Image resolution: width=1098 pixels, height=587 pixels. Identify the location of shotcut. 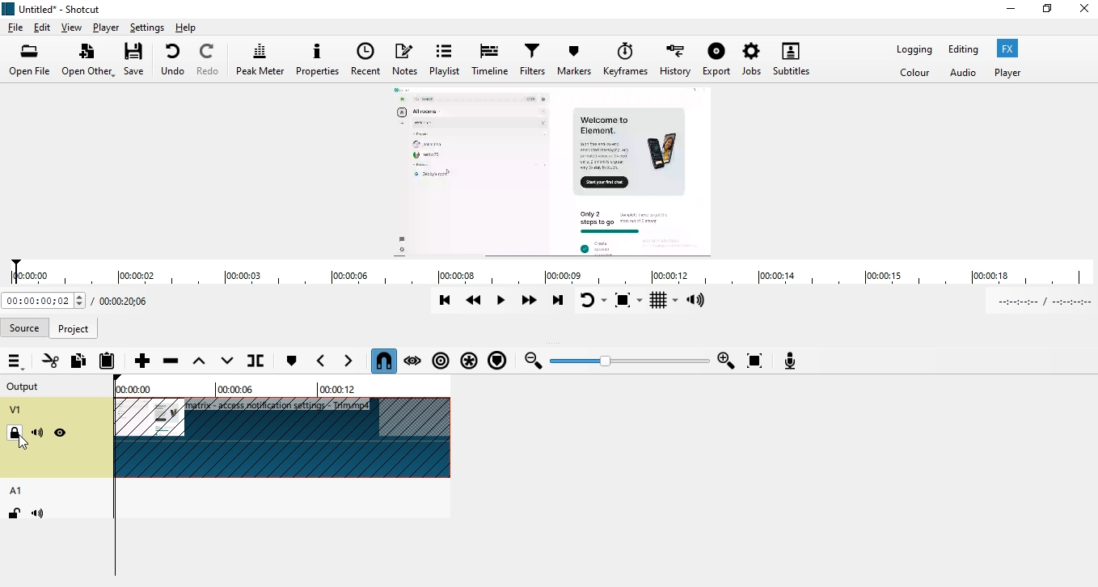
(62, 6).